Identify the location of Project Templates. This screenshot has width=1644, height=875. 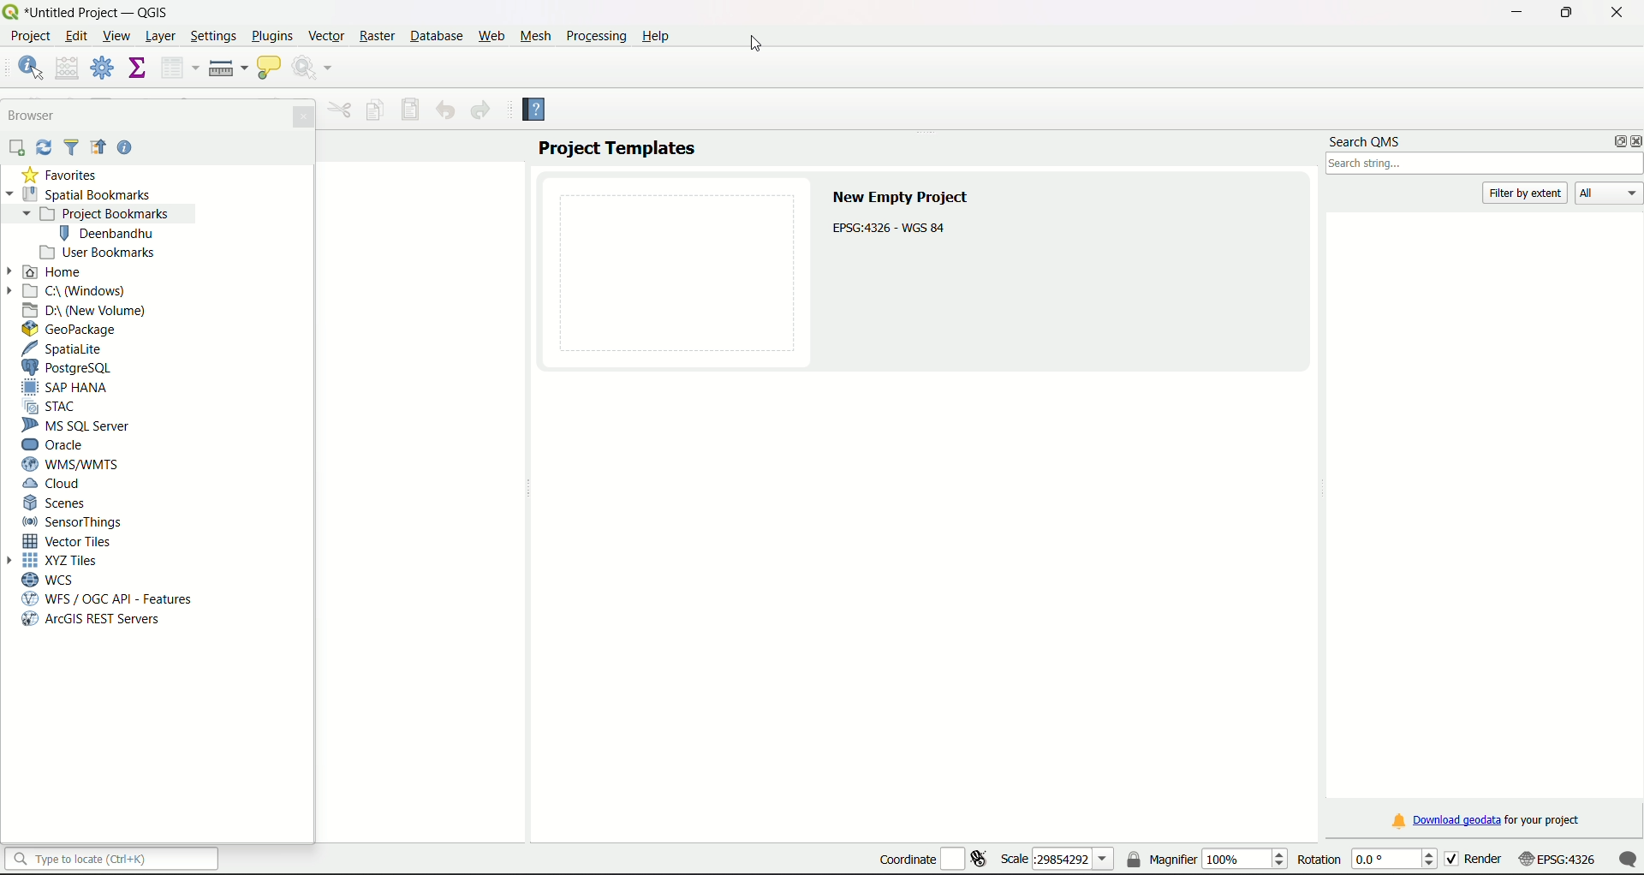
(620, 149).